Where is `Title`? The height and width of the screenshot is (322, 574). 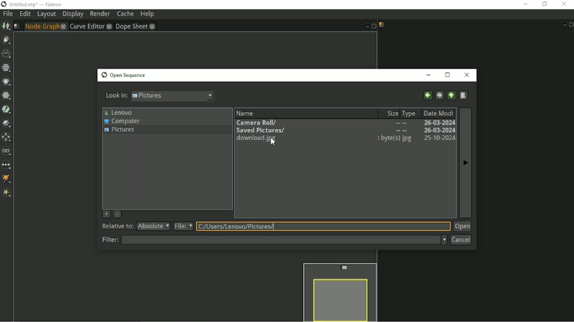
Title is located at coordinates (32, 4).